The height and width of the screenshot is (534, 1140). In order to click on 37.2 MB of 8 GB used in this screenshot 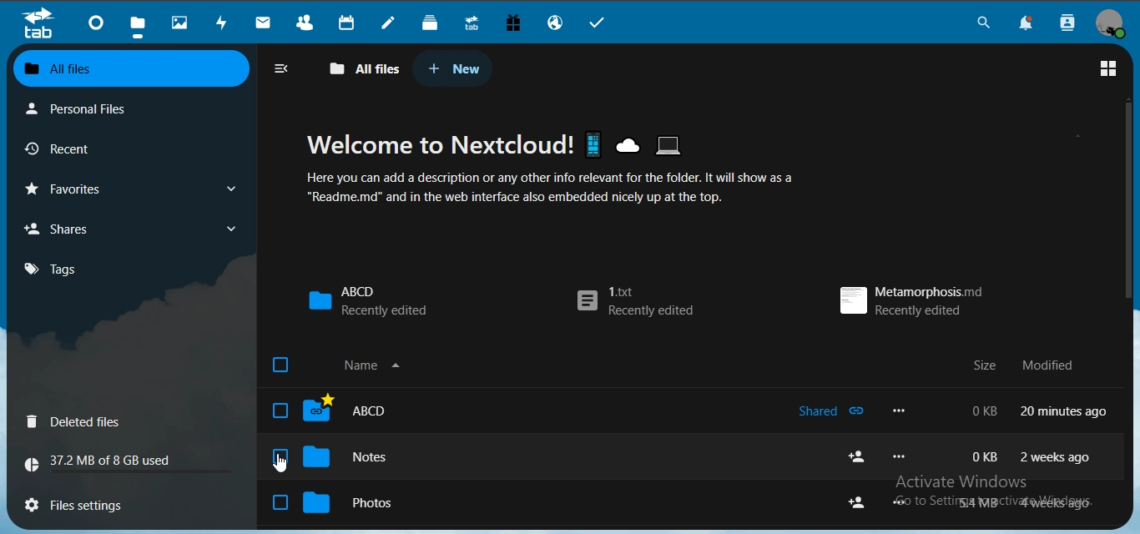, I will do `click(132, 466)`.